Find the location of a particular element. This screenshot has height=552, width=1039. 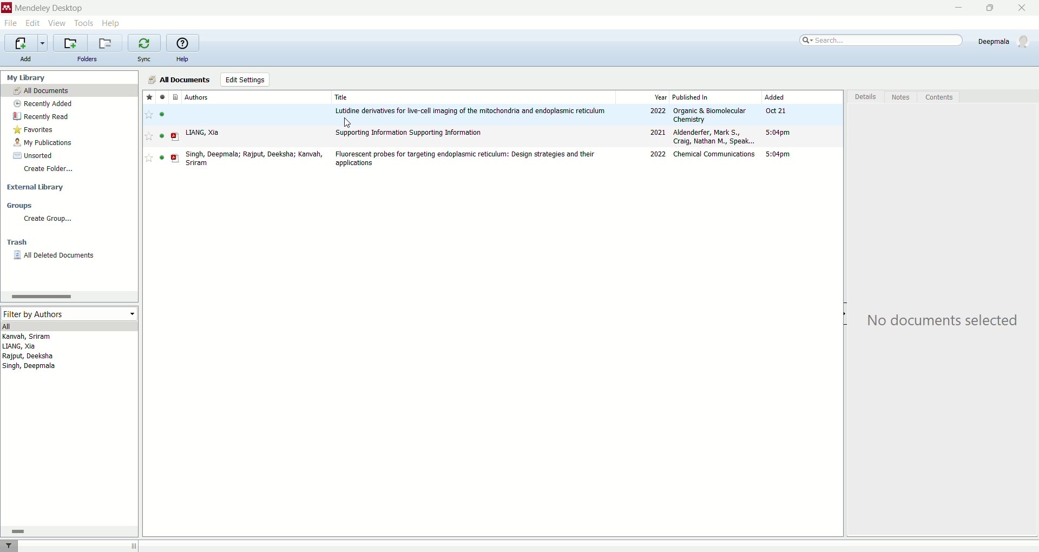

groups is located at coordinates (22, 206).